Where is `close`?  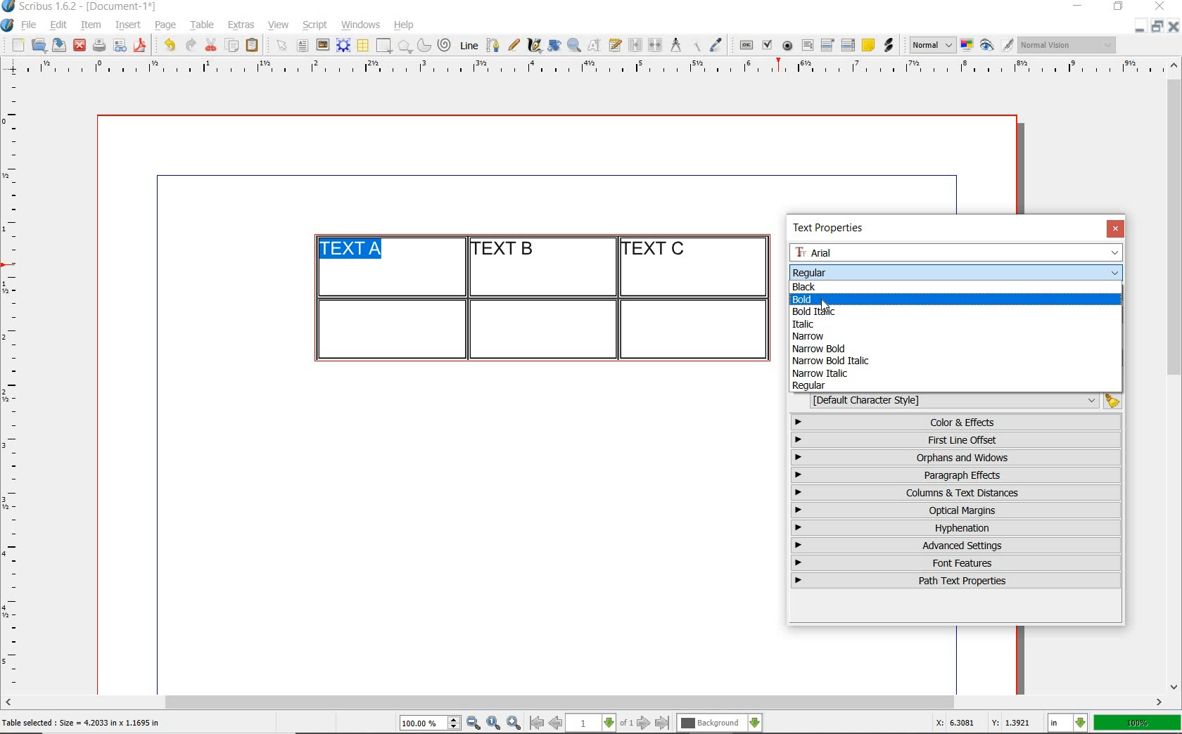 close is located at coordinates (1162, 6).